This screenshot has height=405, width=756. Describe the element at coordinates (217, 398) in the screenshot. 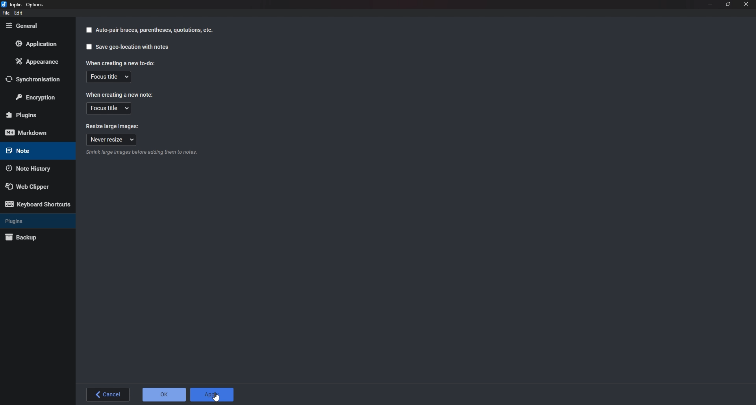

I see `cursor` at that location.